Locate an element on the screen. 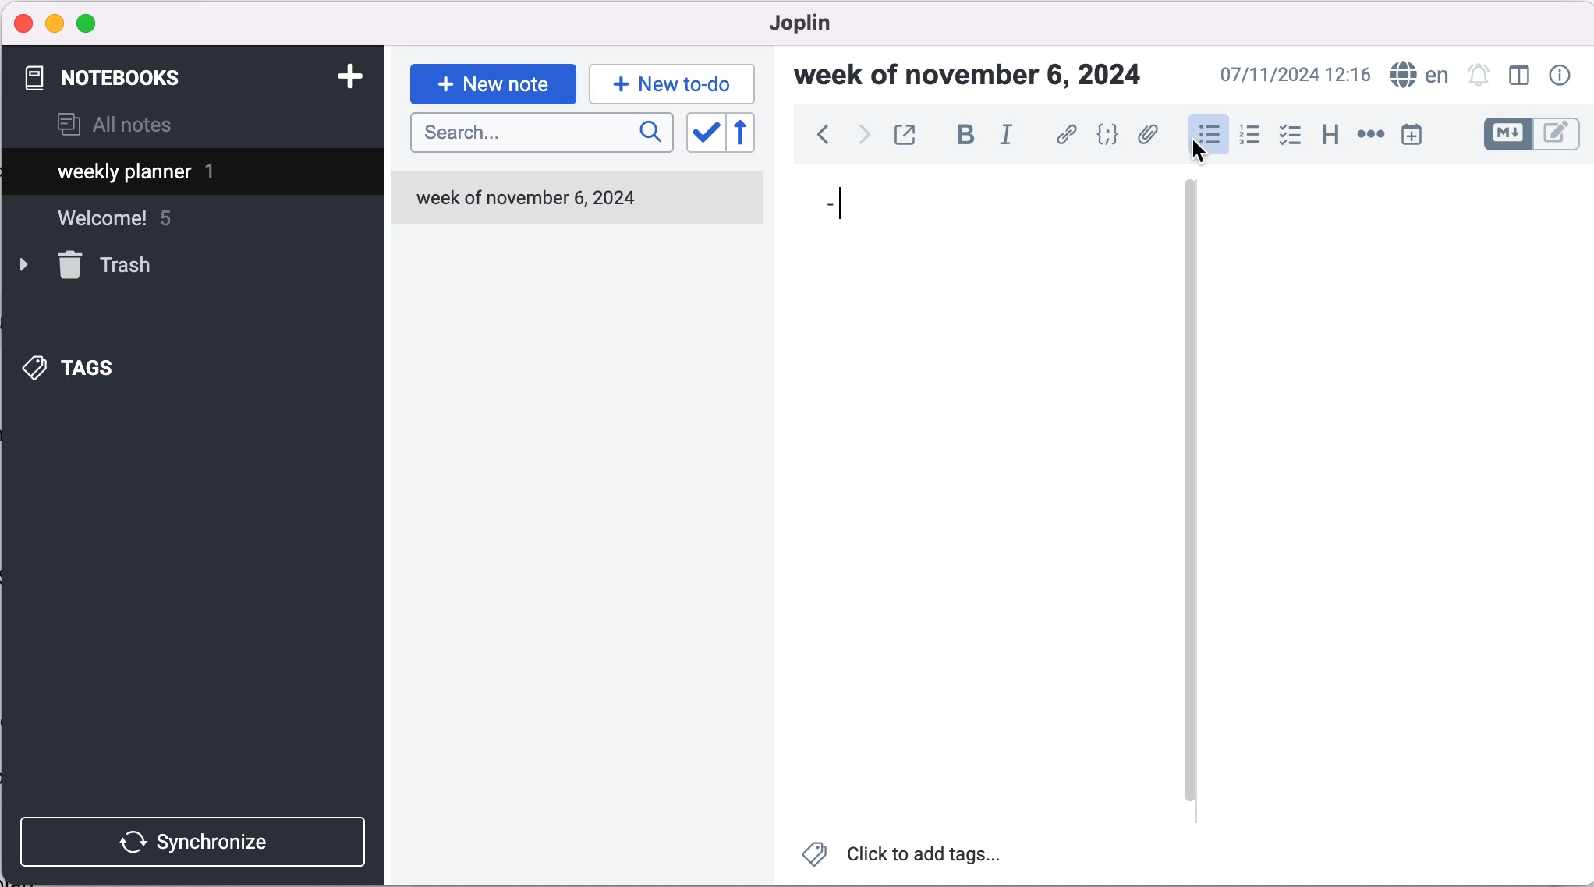 This screenshot has height=887, width=1594. toggle editors is located at coordinates (1532, 136).